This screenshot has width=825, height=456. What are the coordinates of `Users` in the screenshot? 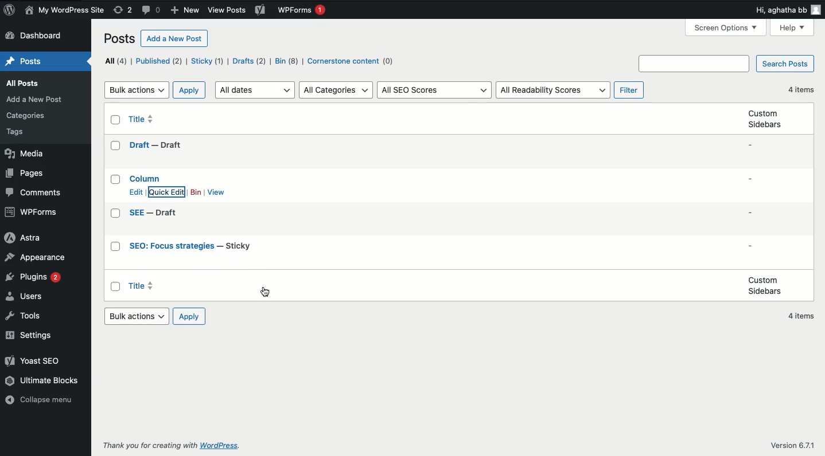 It's located at (25, 297).